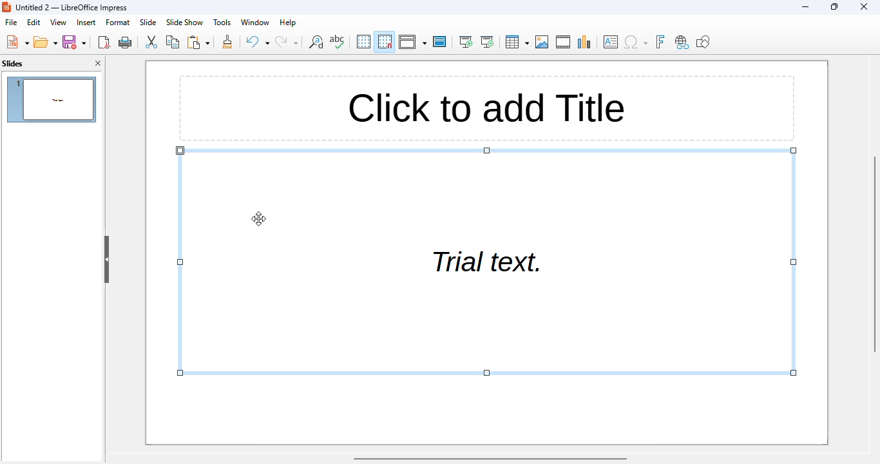 Image resolution: width=880 pixels, height=464 pixels. I want to click on insert, so click(85, 22).